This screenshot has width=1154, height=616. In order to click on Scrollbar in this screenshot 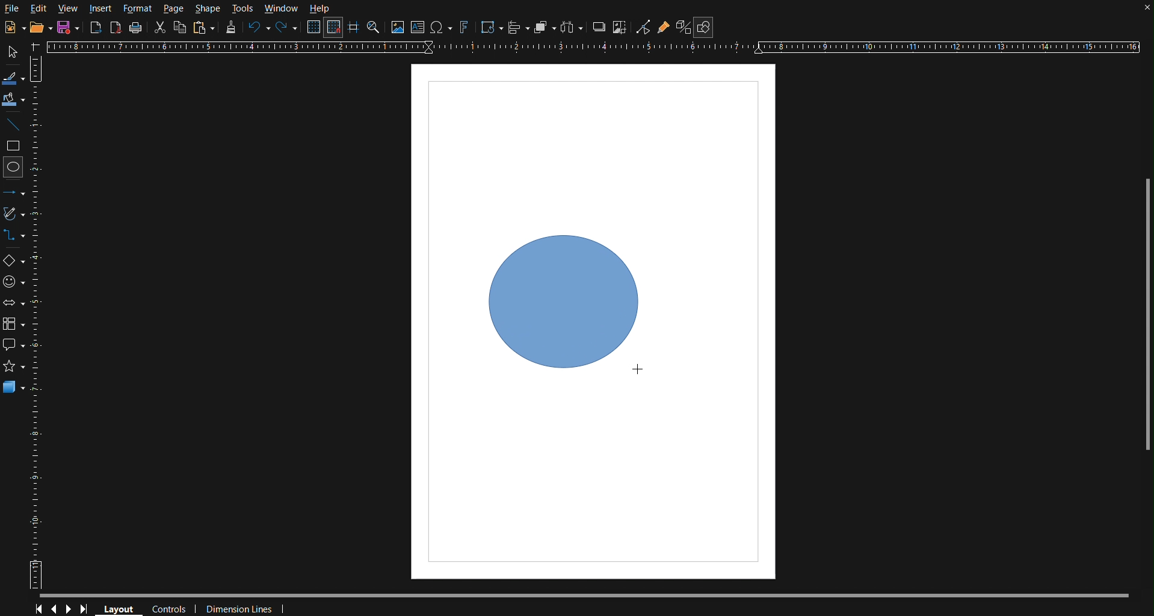, I will do `click(594, 592)`.